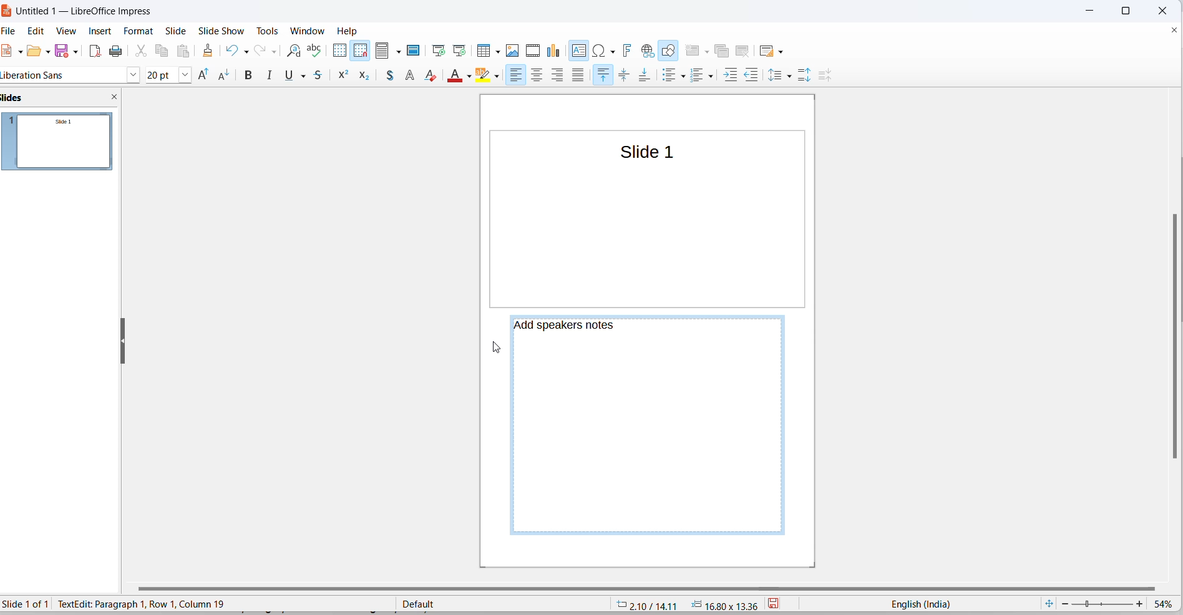 The height and width of the screenshot is (615, 1183). What do you see at coordinates (646, 76) in the screenshot?
I see `toggle endpoint edit mode` at bounding box center [646, 76].